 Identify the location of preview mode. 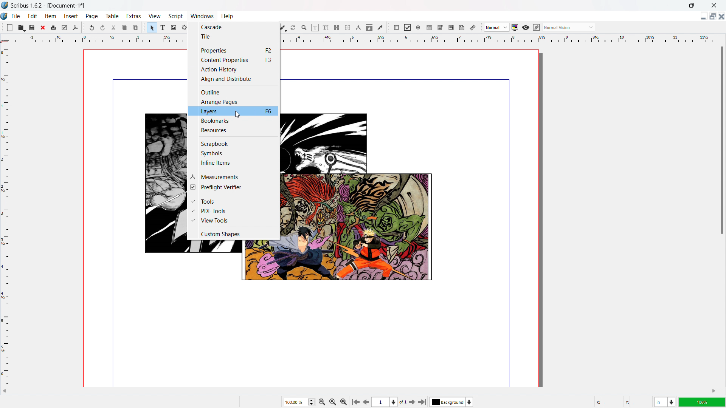
(526, 27).